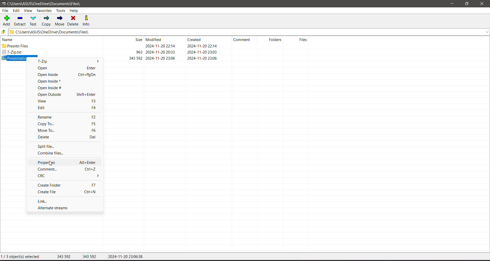  I want to click on Close, so click(483, 4).